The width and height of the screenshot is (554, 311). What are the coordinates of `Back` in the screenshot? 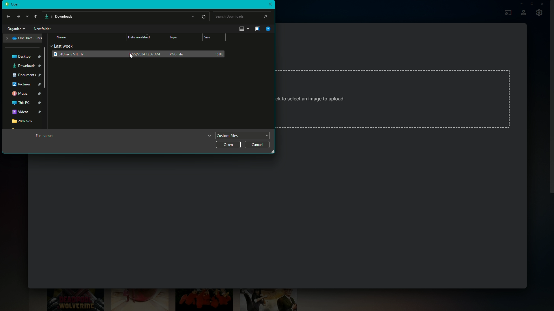 It's located at (8, 16).